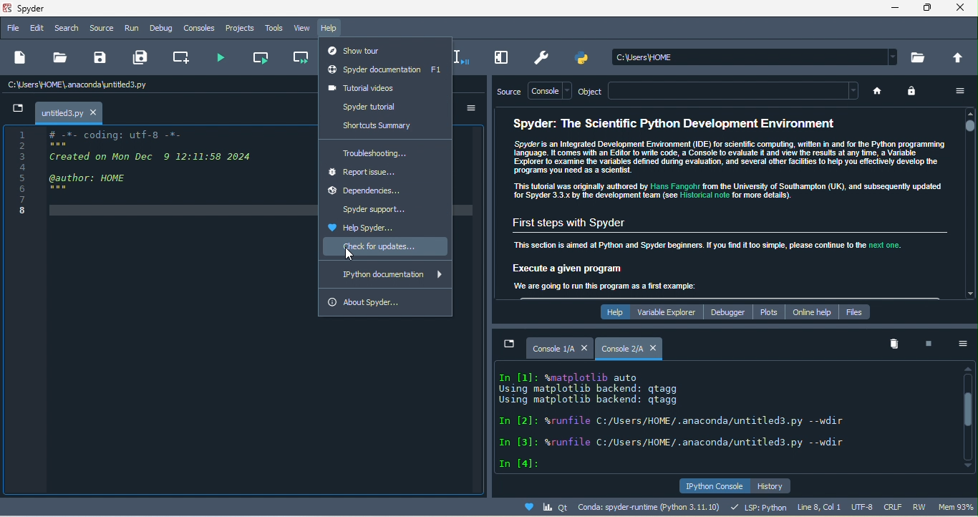  I want to click on , so click(24, 176).